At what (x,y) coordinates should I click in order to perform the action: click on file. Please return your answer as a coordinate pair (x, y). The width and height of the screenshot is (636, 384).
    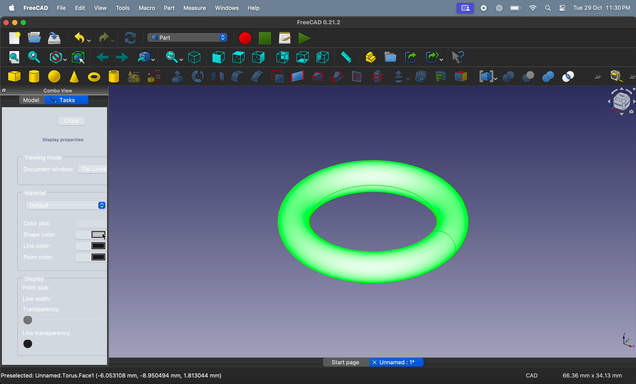
    Looking at the image, I should click on (61, 8).